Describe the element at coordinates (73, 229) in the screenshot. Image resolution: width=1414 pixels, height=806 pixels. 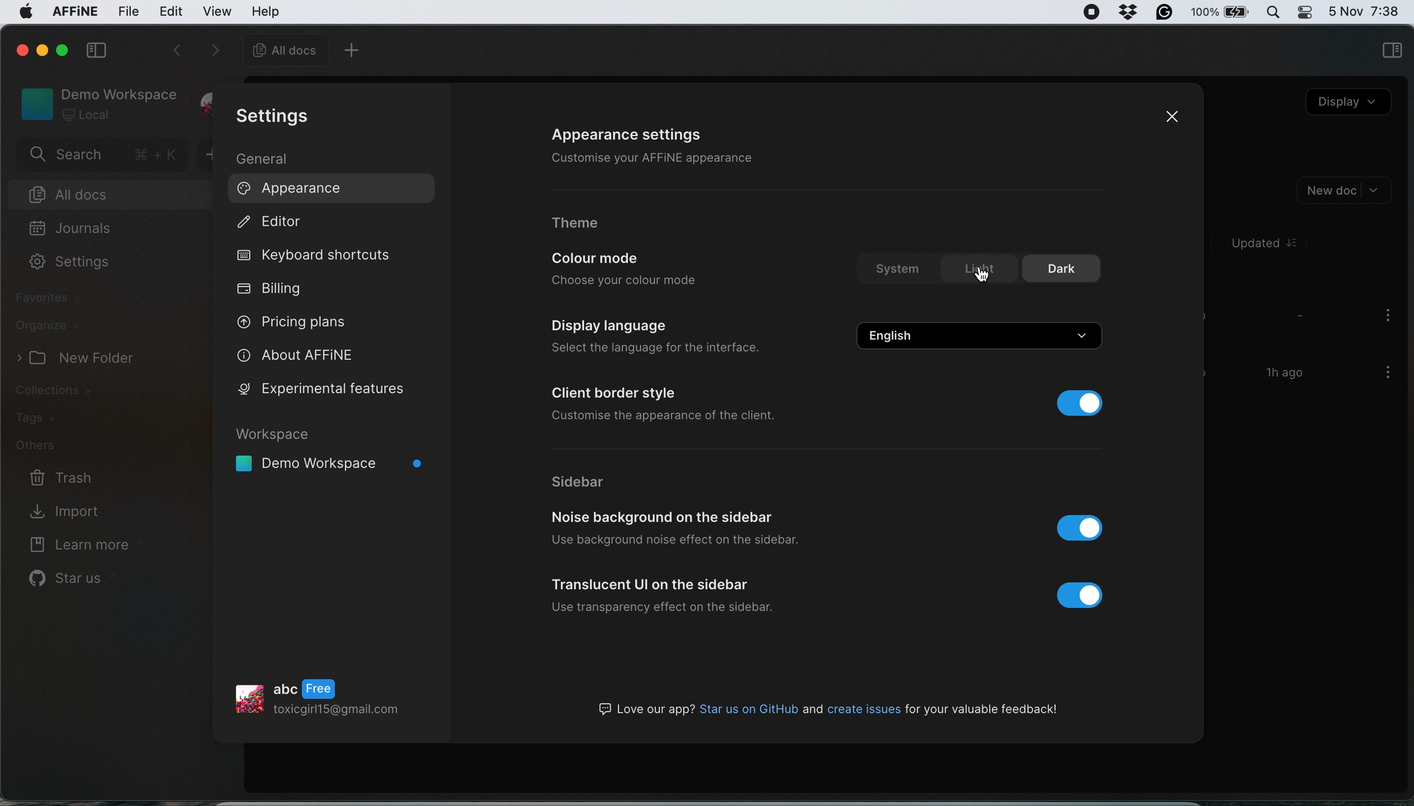
I see `journals` at that location.